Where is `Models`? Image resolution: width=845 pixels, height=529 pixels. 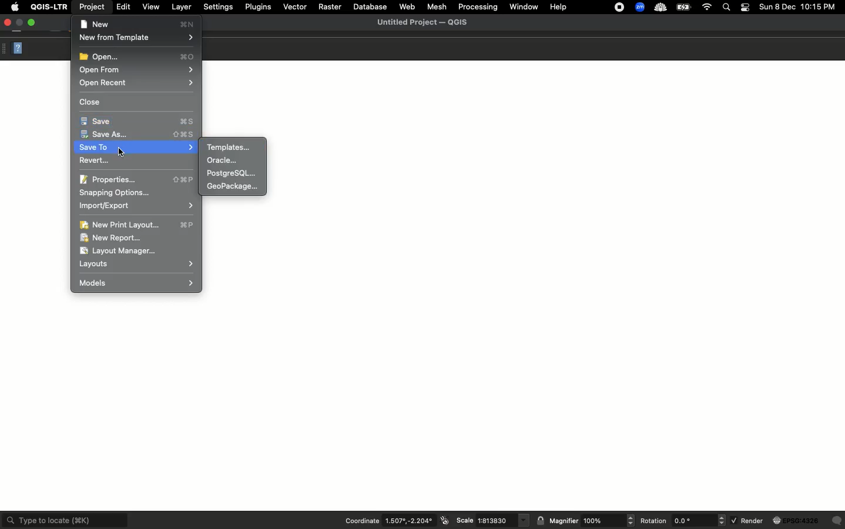
Models is located at coordinates (136, 282).